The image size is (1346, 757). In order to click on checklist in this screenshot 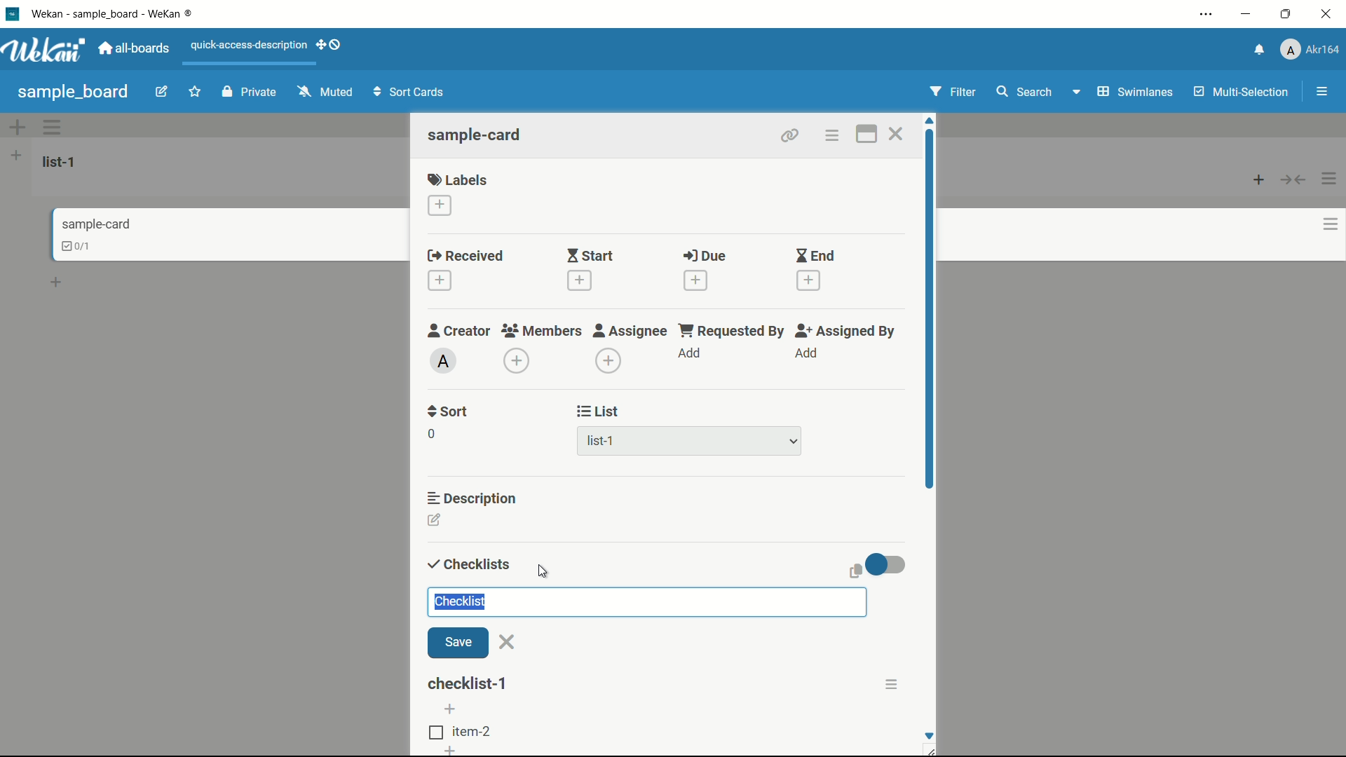, I will do `click(466, 565)`.